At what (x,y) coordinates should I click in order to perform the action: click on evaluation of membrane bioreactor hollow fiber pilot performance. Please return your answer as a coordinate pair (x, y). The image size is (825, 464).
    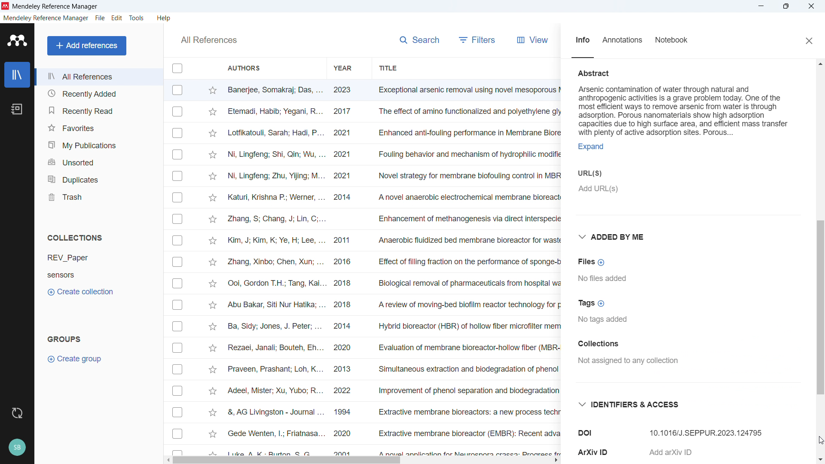
    Looking at the image, I should click on (468, 348).